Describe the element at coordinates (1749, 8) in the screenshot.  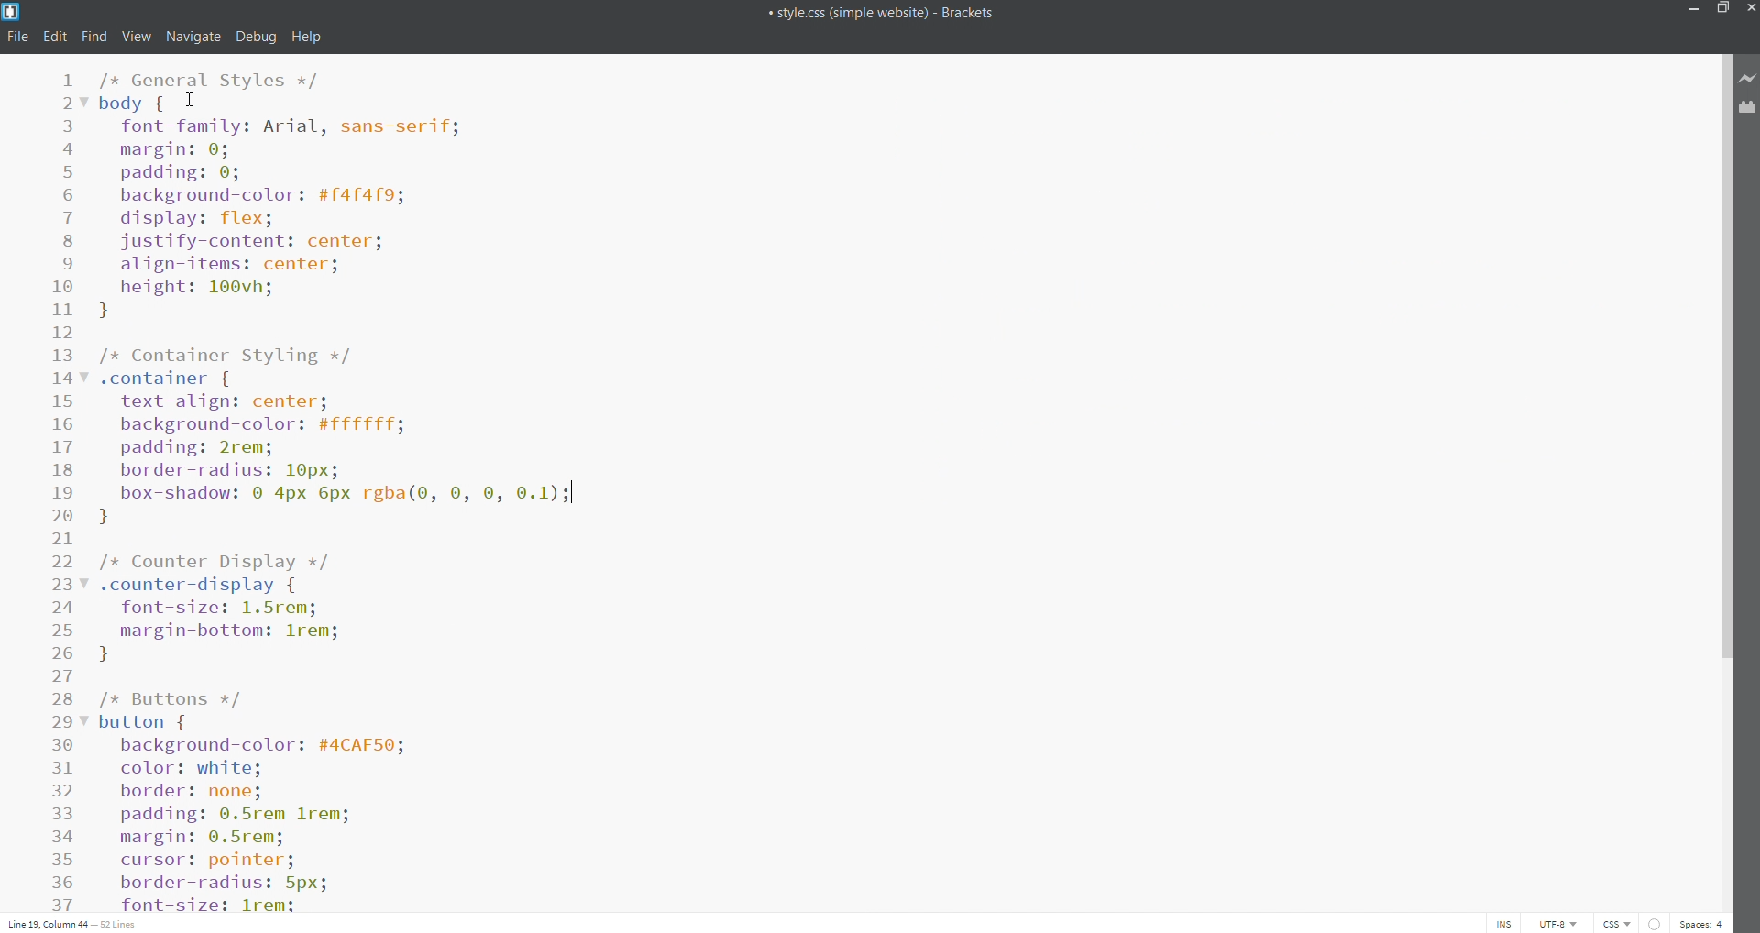
I see `close` at that location.